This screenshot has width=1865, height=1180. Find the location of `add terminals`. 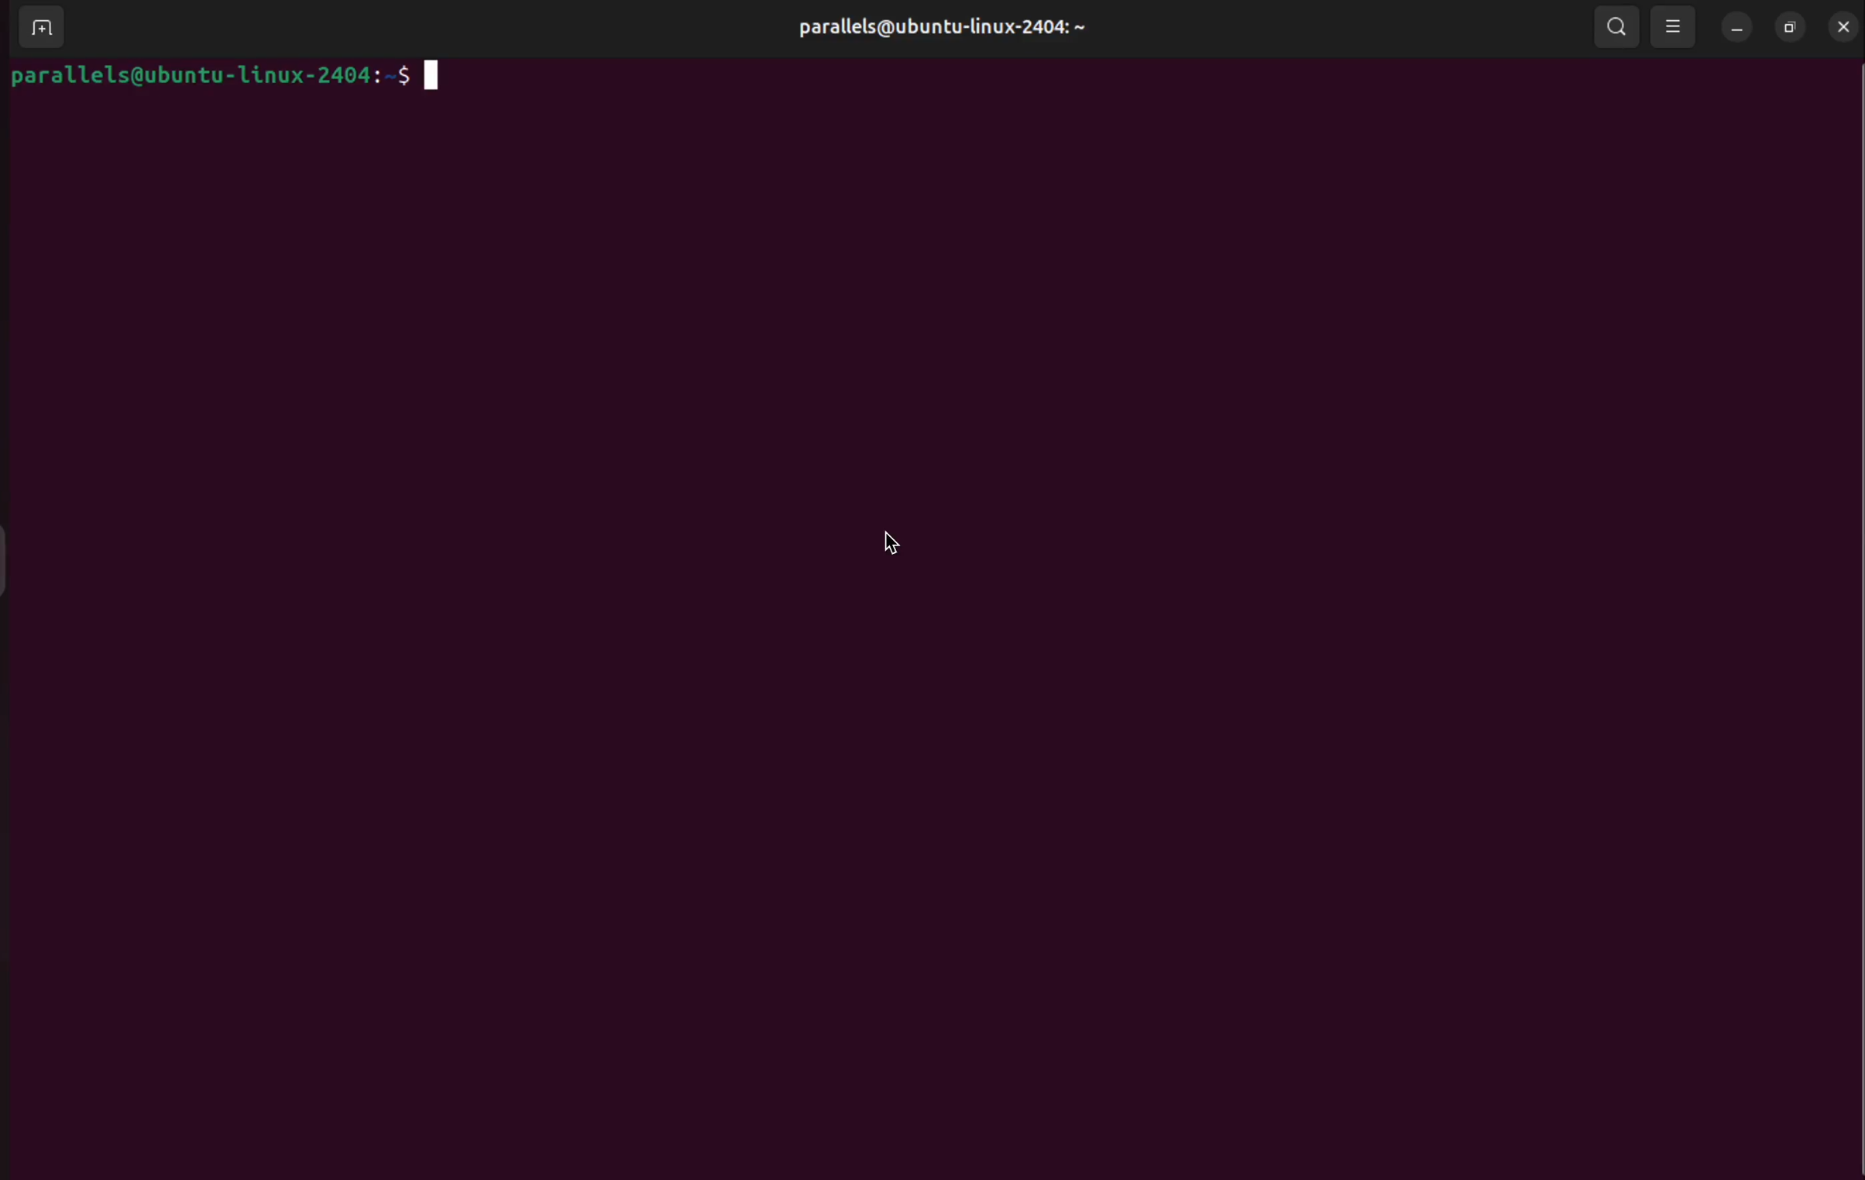

add terminals is located at coordinates (39, 27).